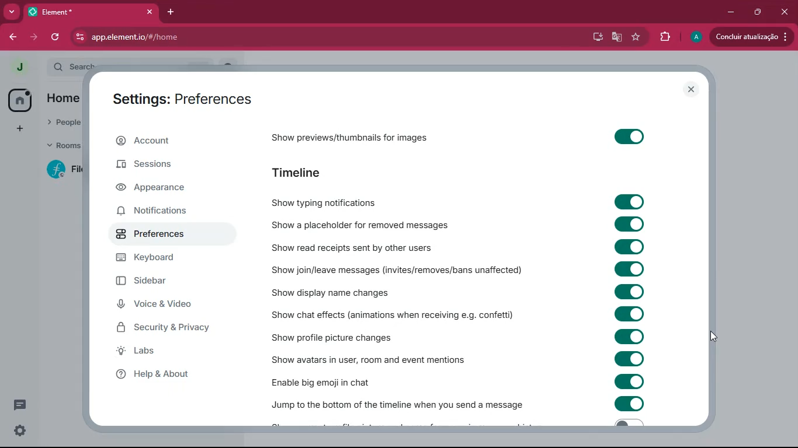 The image size is (798, 448). I want to click on sessions, so click(168, 168).